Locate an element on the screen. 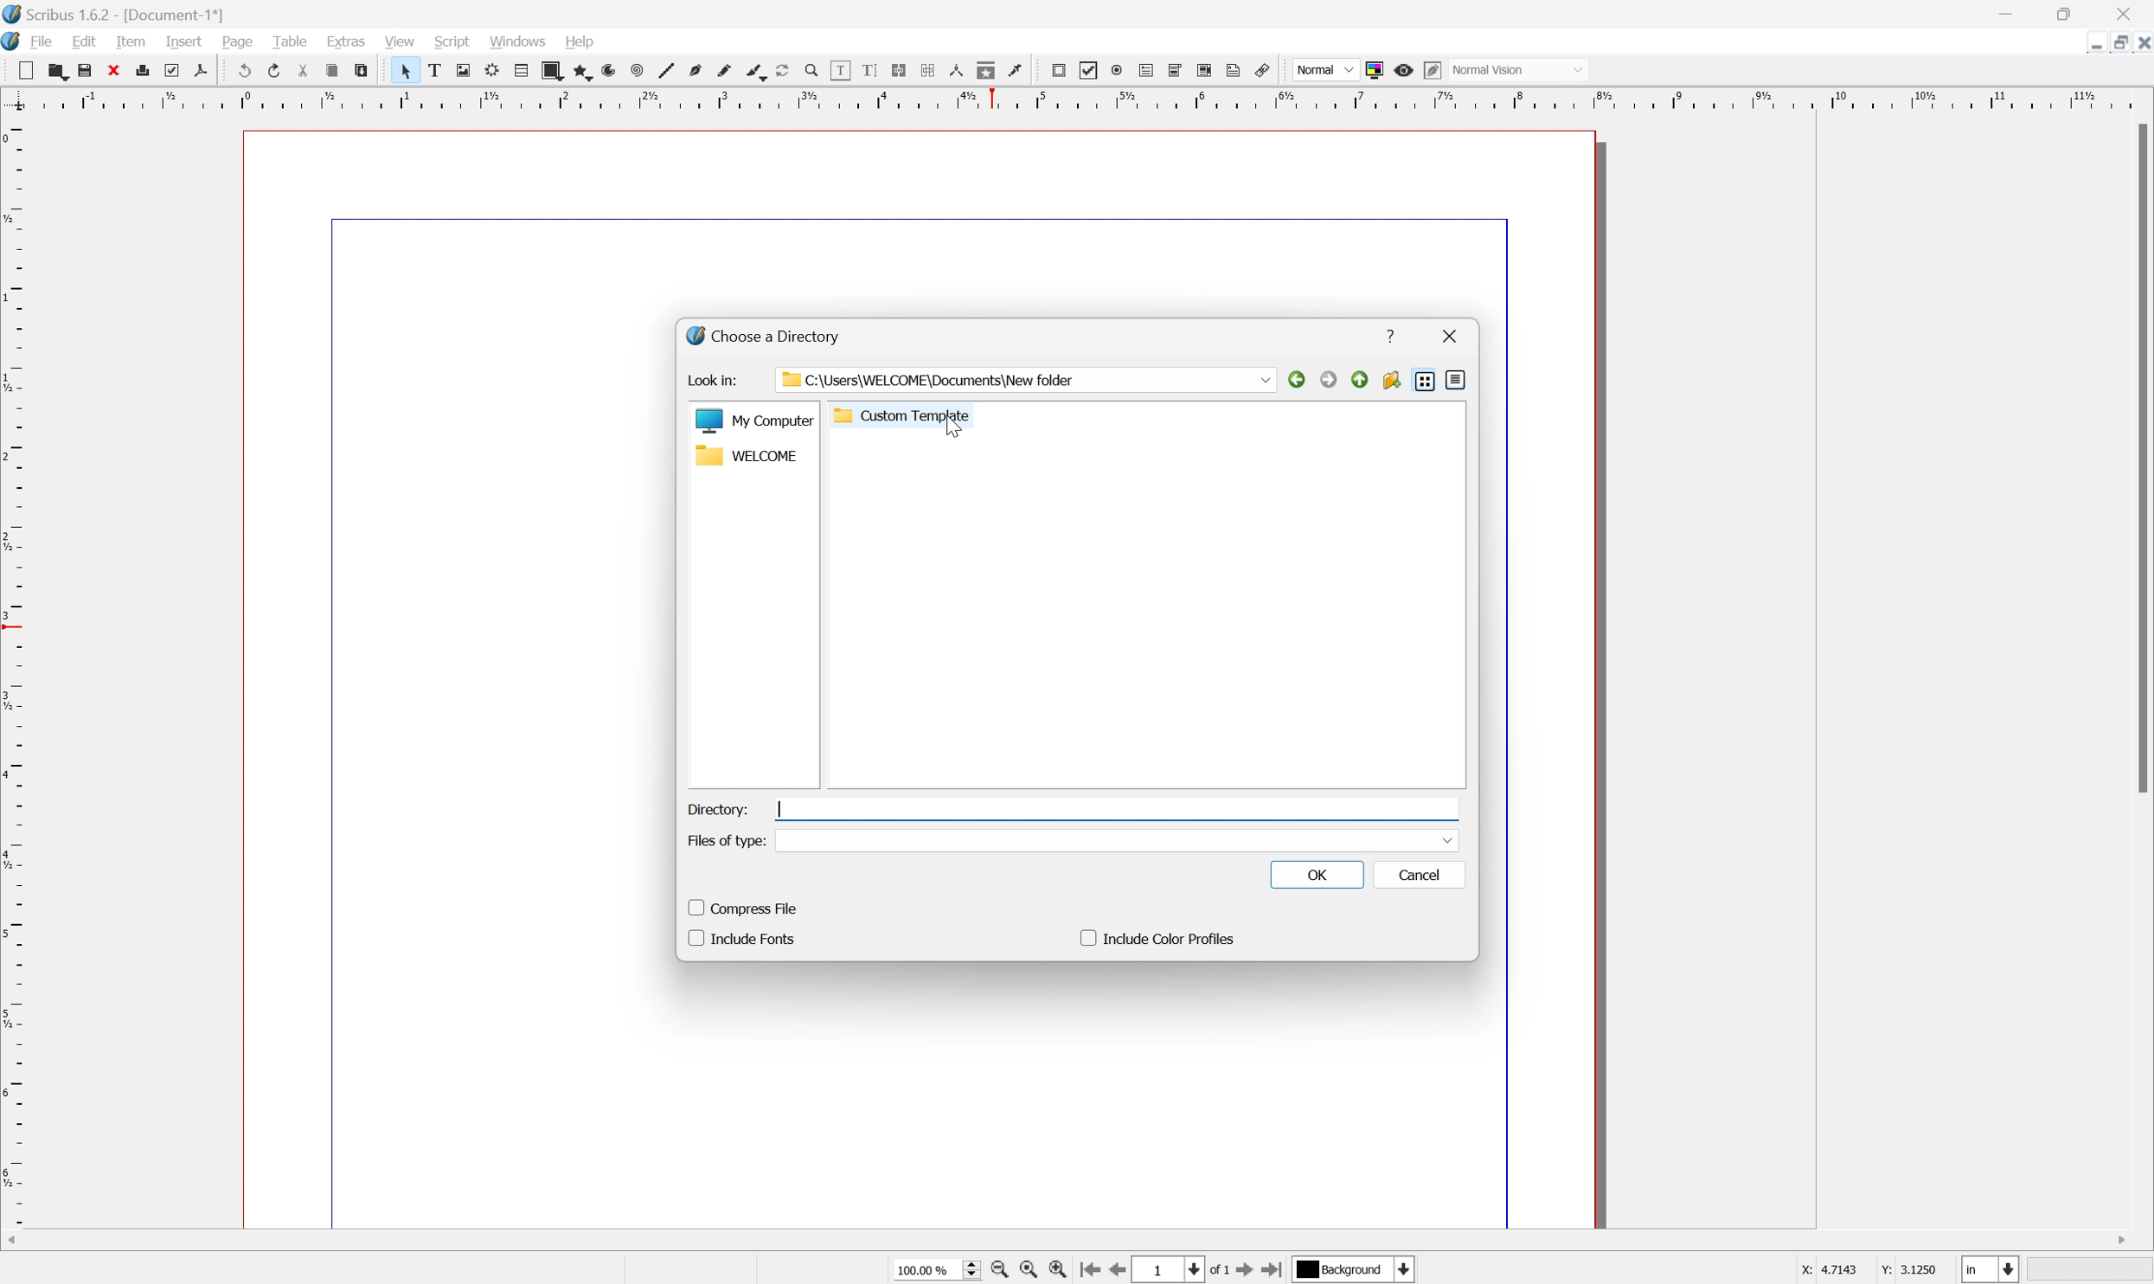 The image size is (2154, 1284). include fonts is located at coordinates (752, 938).